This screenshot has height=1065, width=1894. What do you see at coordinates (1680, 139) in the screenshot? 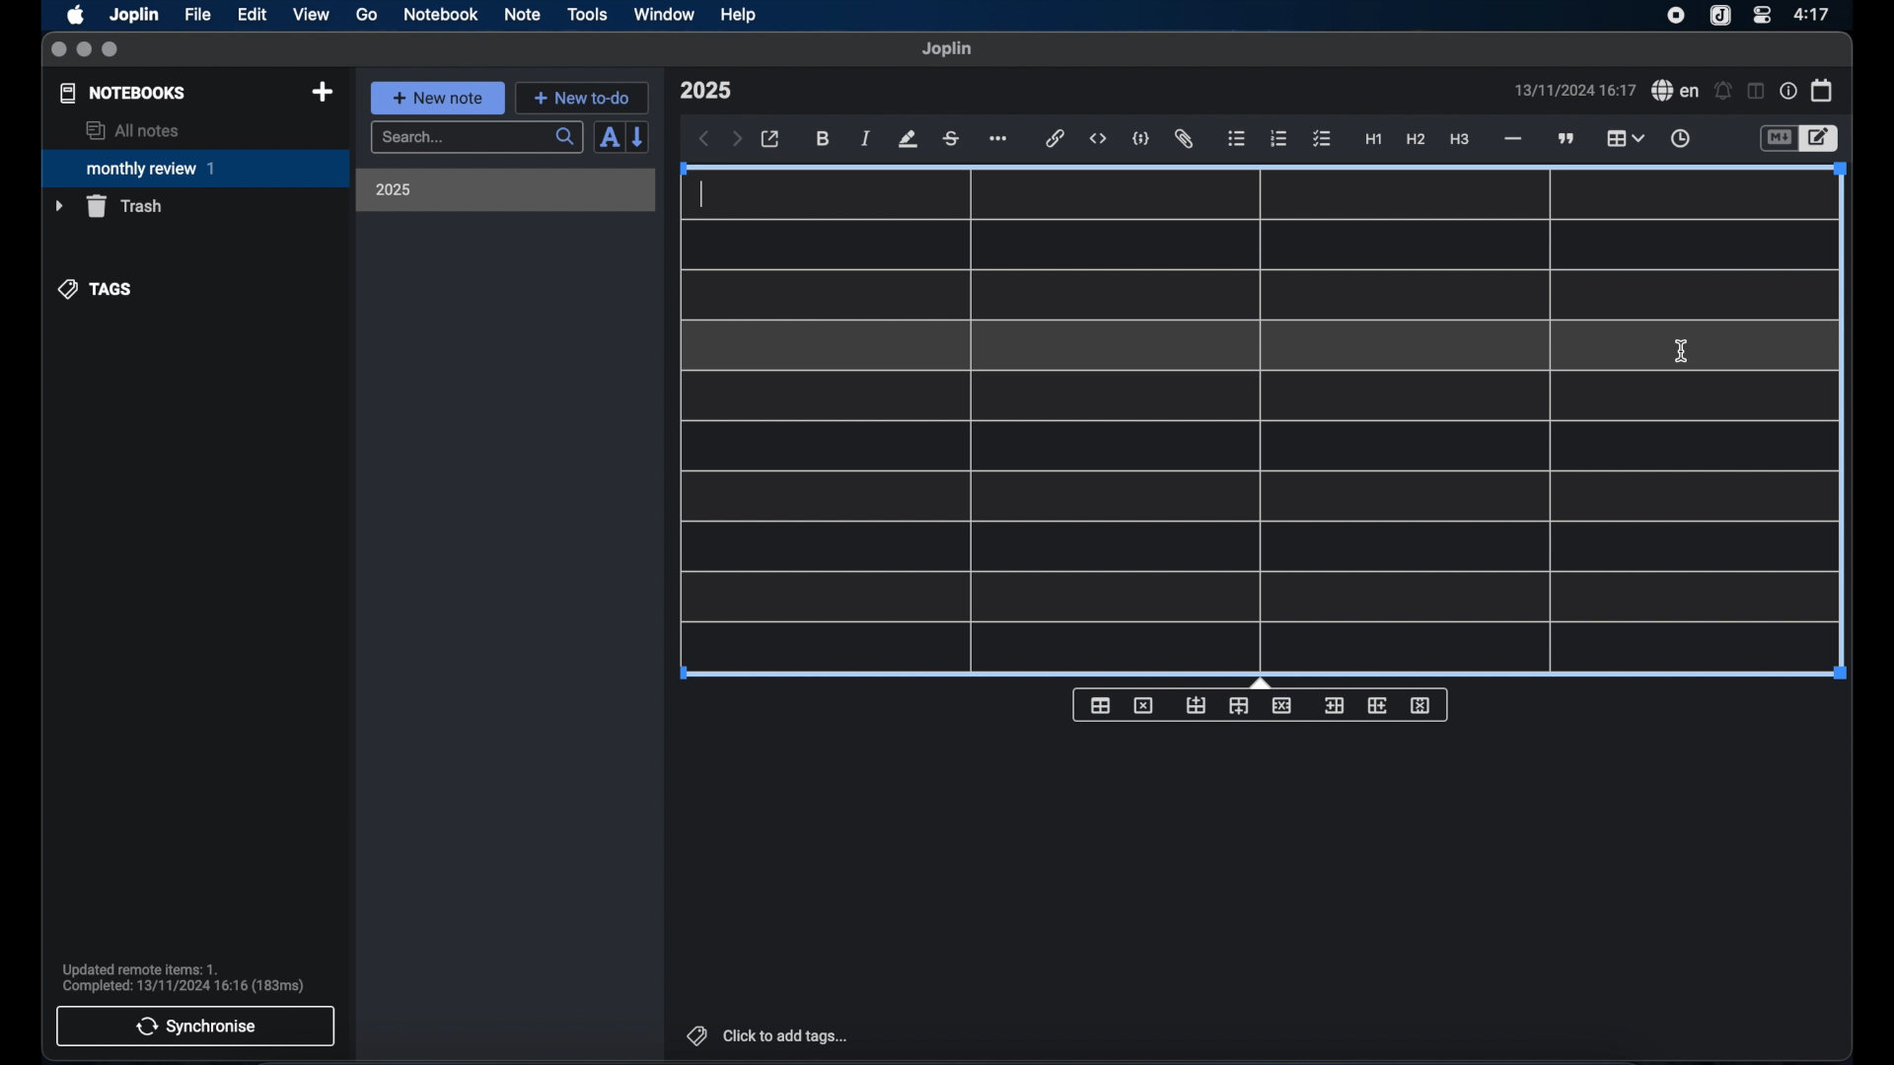
I see `insert time` at bounding box center [1680, 139].